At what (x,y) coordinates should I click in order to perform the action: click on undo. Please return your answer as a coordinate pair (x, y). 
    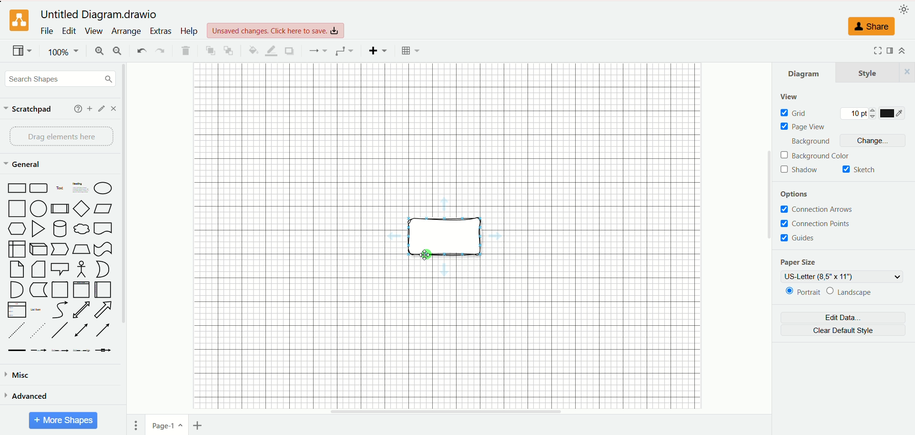
    Looking at the image, I should click on (141, 50).